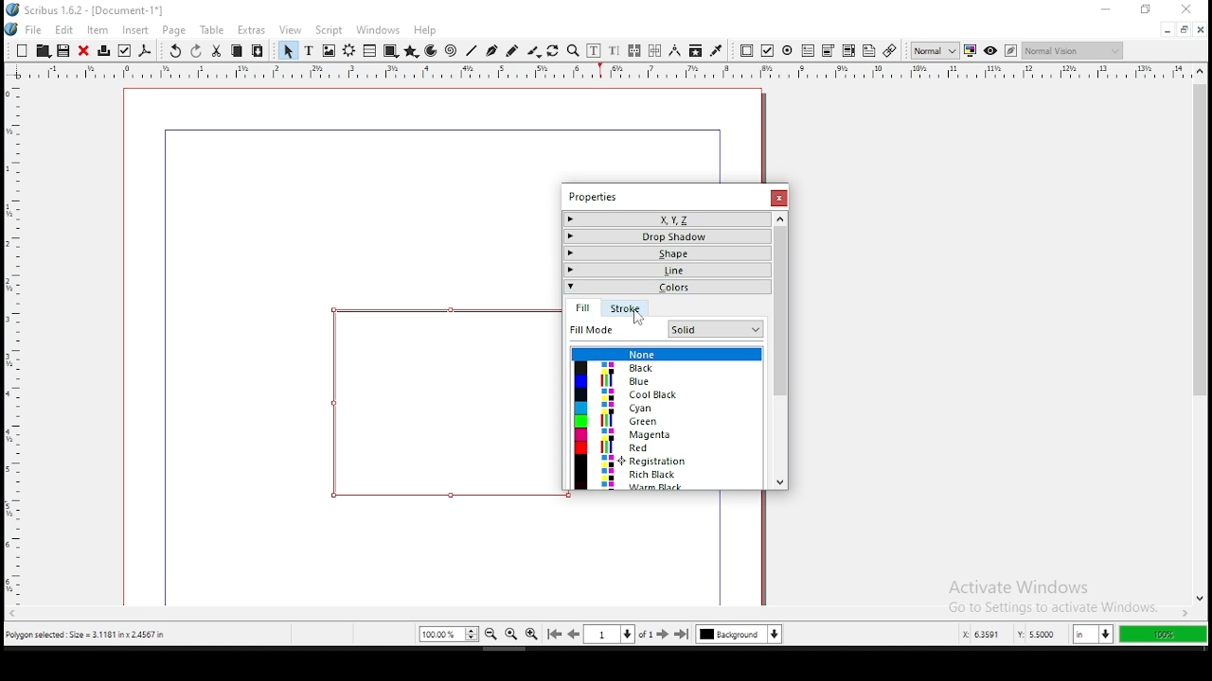 The image size is (1212, 681). I want to click on edit contents of frame, so click(594, 51).